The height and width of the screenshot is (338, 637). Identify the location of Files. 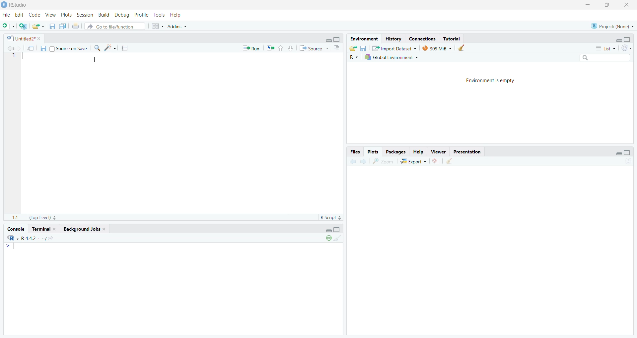
(354, 151).